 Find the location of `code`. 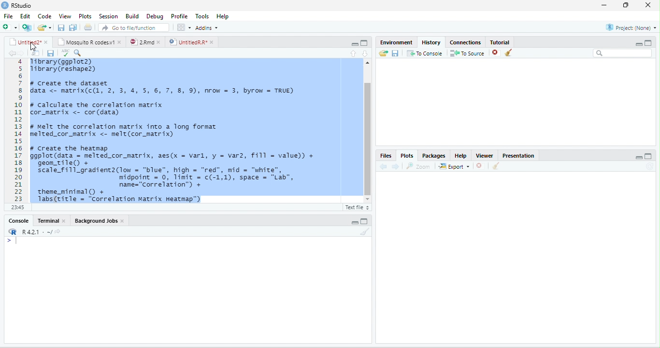

code is located at coordinates (44, 16).